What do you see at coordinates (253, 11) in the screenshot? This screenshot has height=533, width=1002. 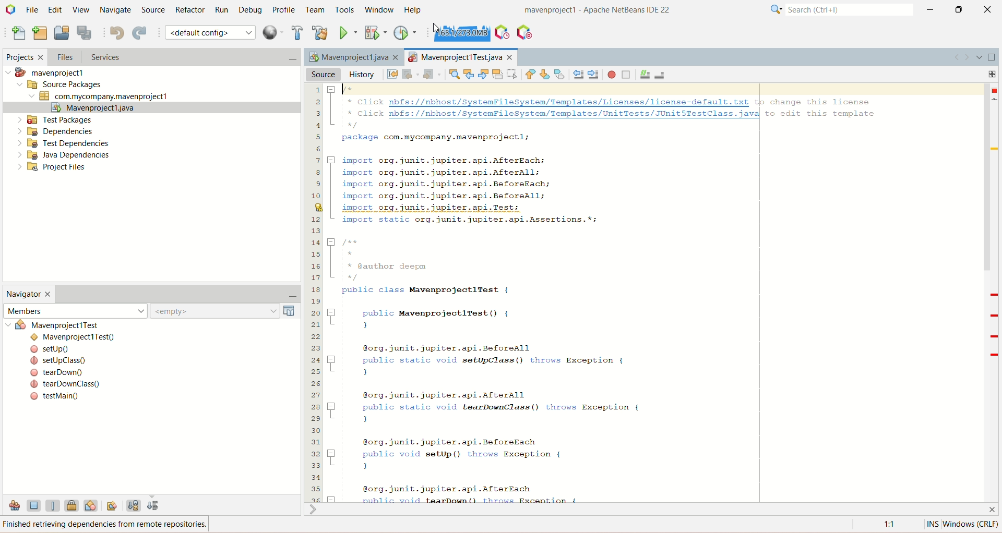 I see `debug` at bounding box center [253, 11].